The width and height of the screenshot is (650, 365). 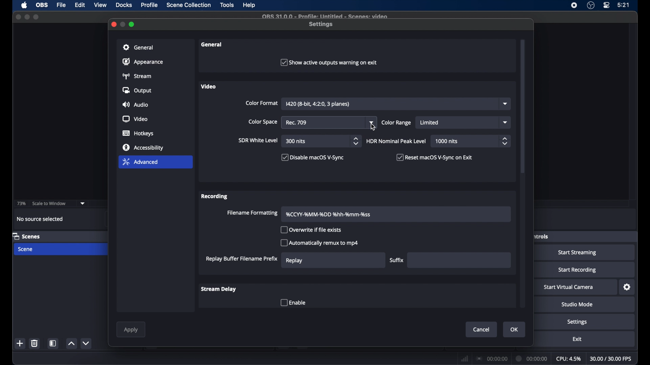 I want to click on file, so click(x=62, y=5).